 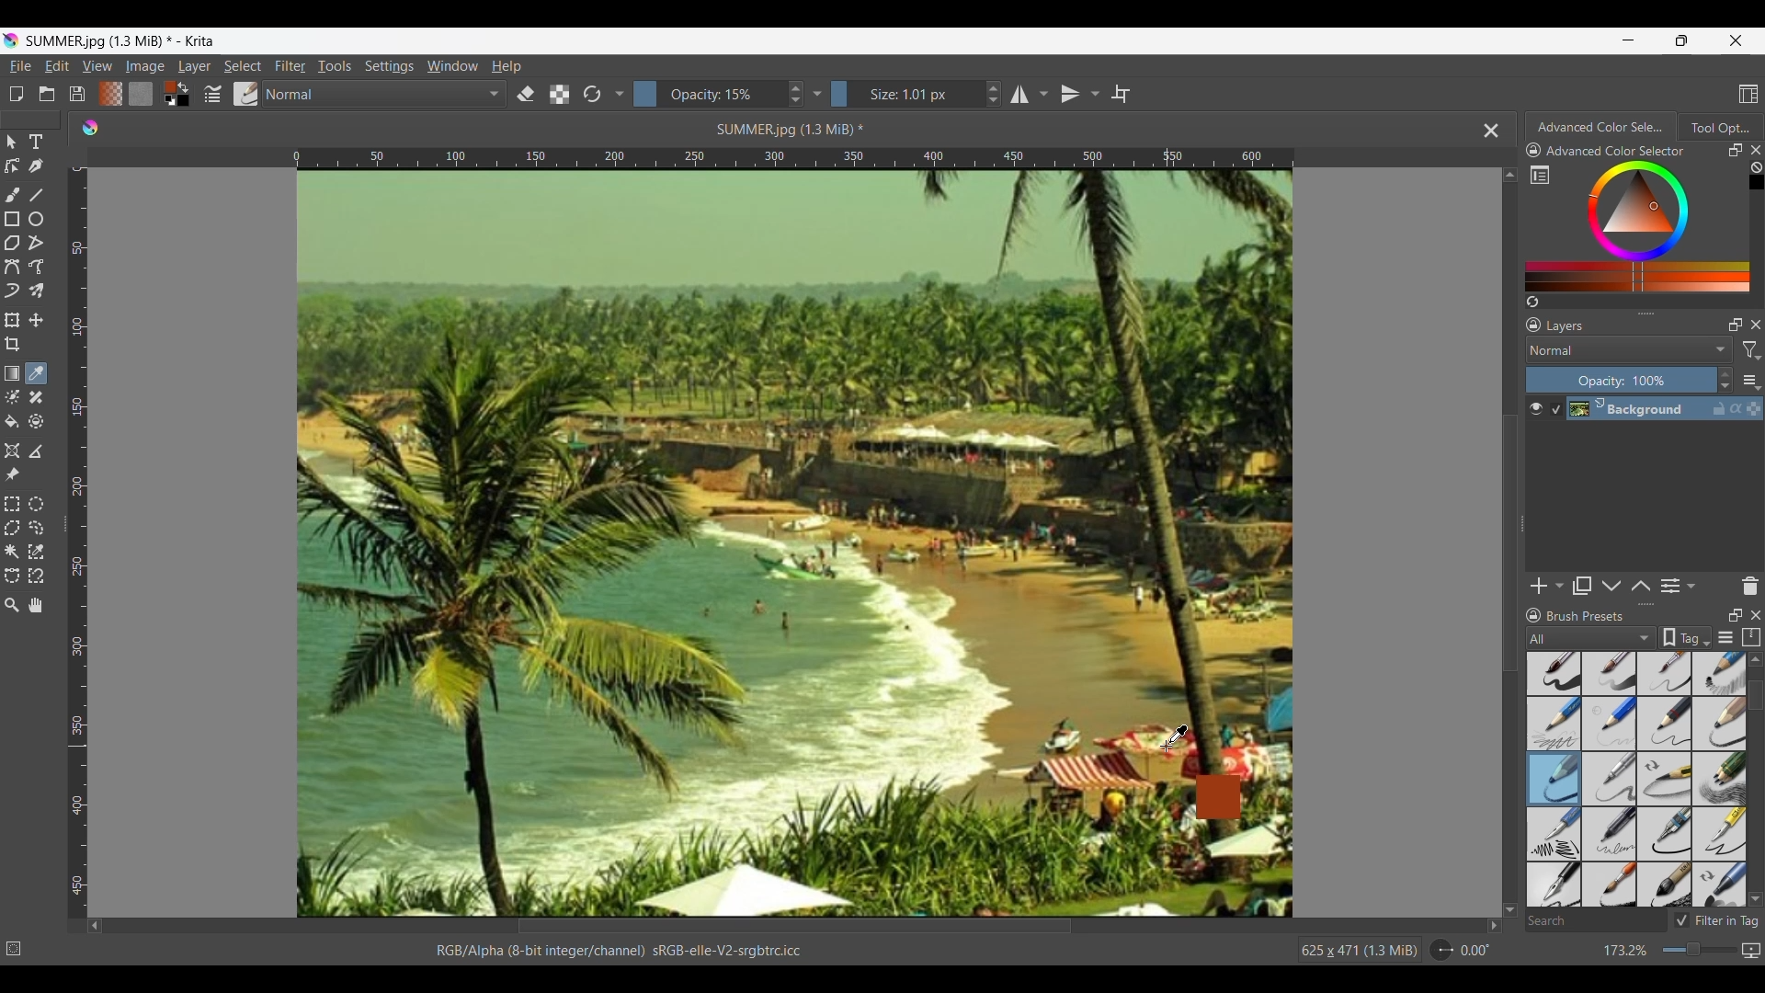 What do you see at coordinates (13, 397) in the screenshot?
I see `Colorize mask tool` at bounding box center [13, 397].